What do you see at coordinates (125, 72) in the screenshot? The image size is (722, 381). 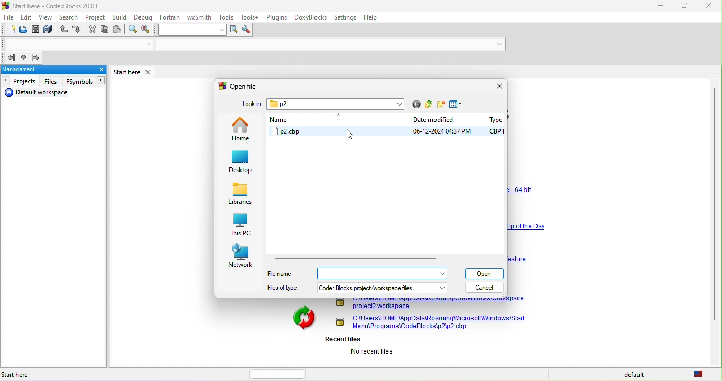 I see `start here` at bounding box center [125, 72].